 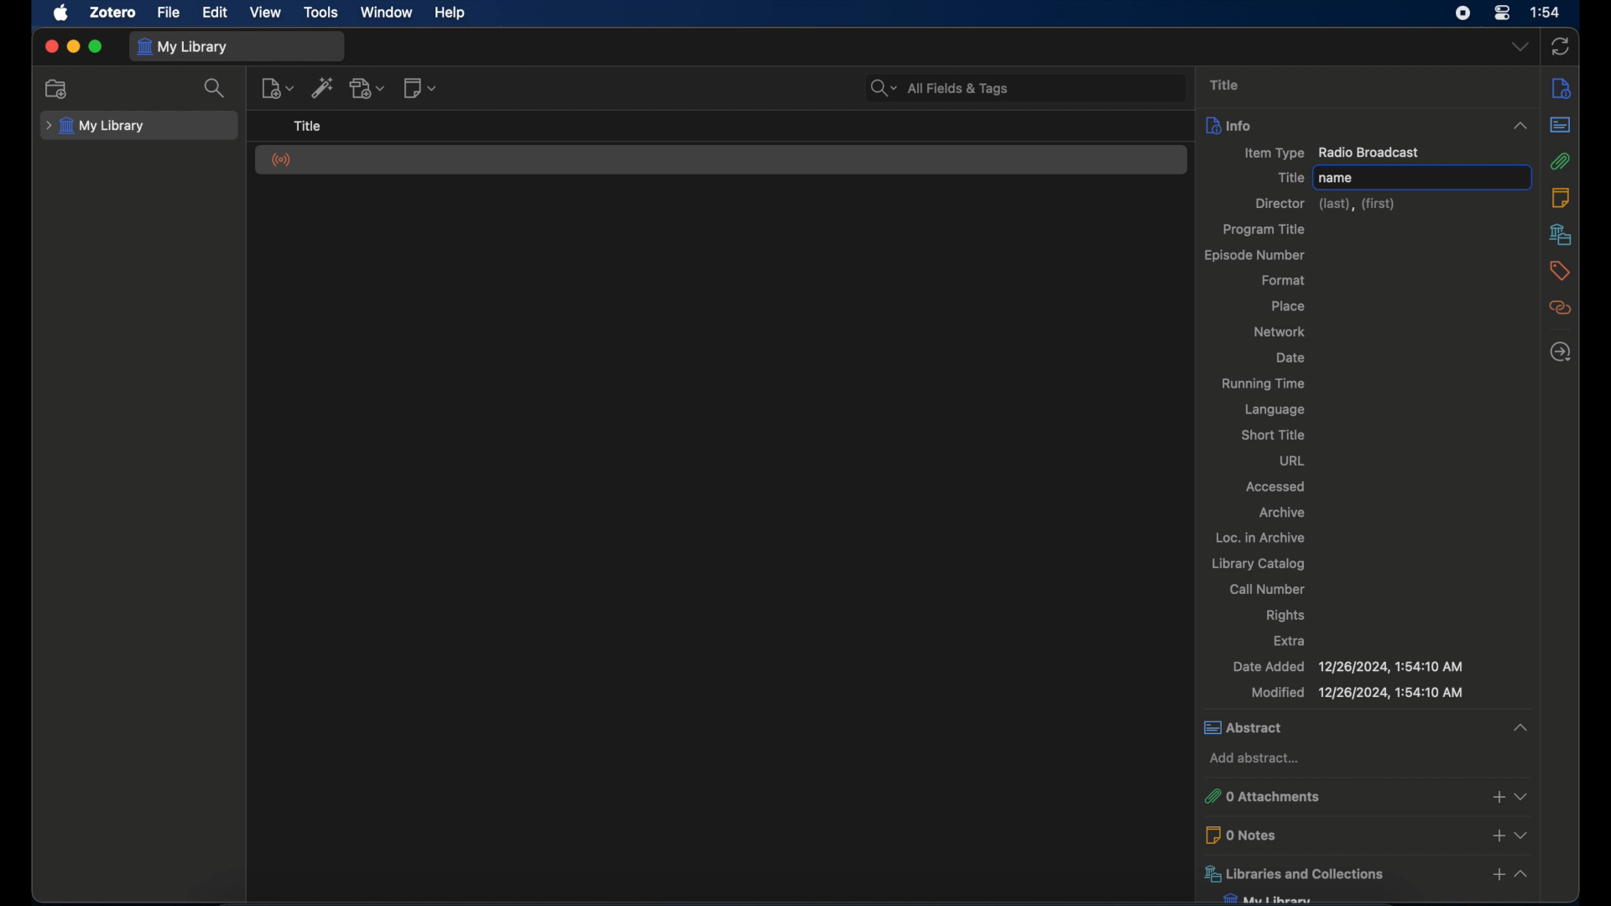 I want to click on extra, so click(x=1292, y=640).